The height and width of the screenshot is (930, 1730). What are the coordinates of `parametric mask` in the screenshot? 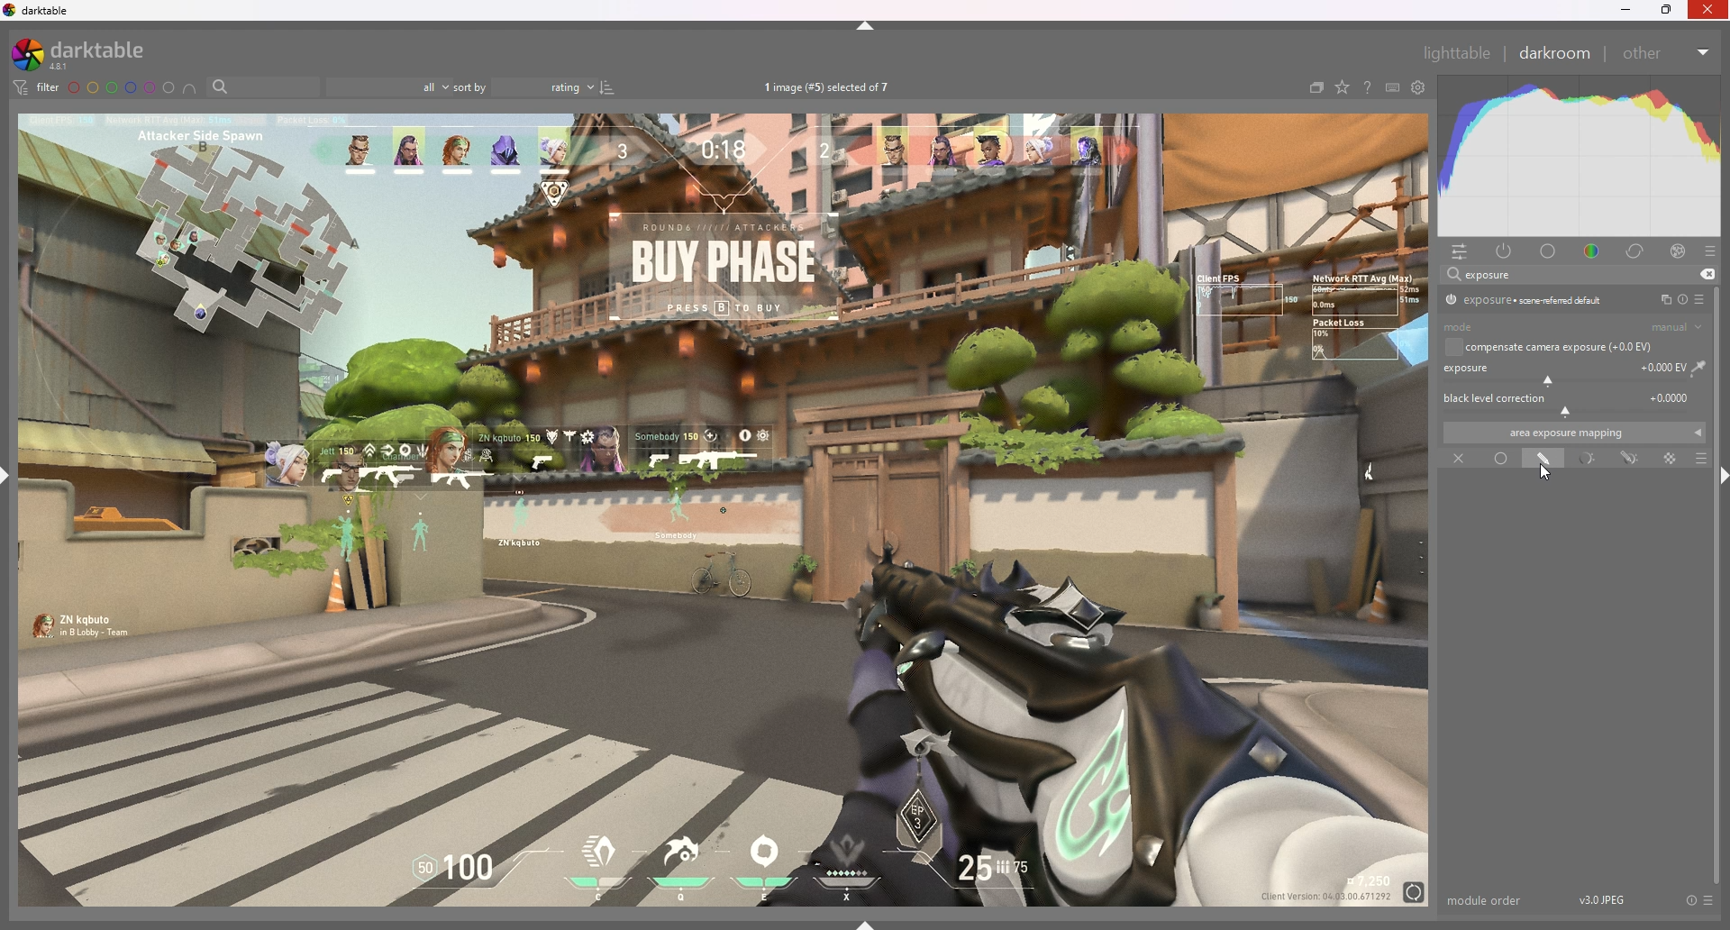 It's located at (1587, 460).